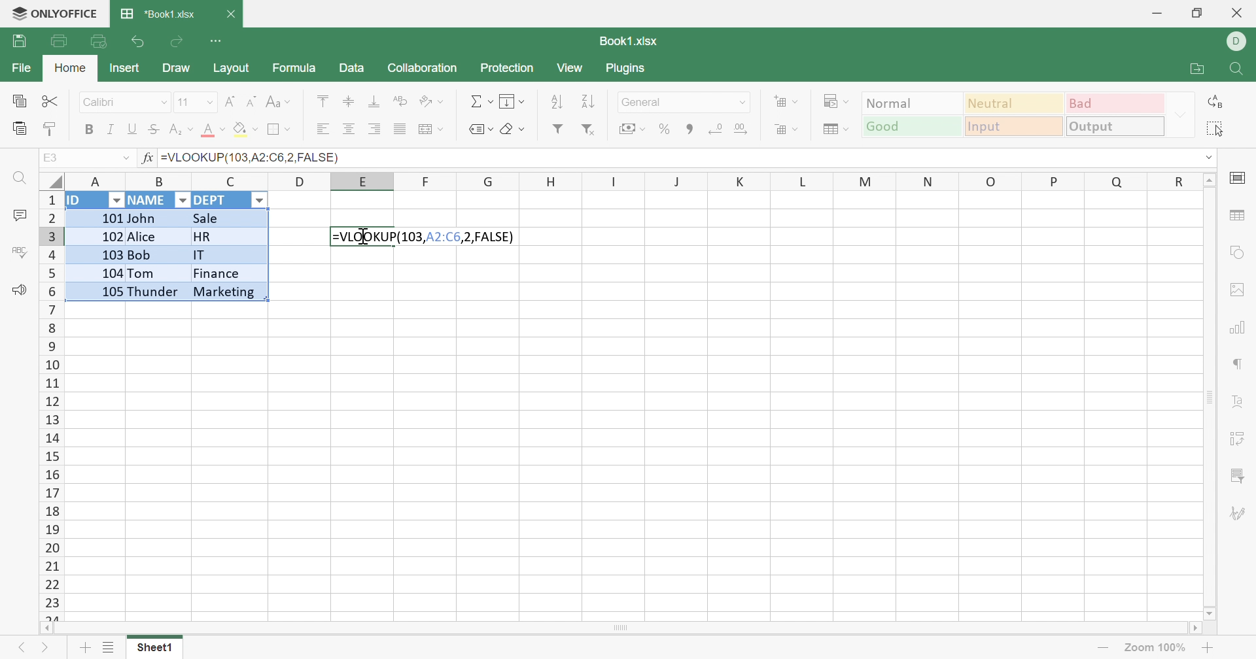  Describe the element at coordinates (1155, 14) in the screenshot. I see `Minimize` at that location.